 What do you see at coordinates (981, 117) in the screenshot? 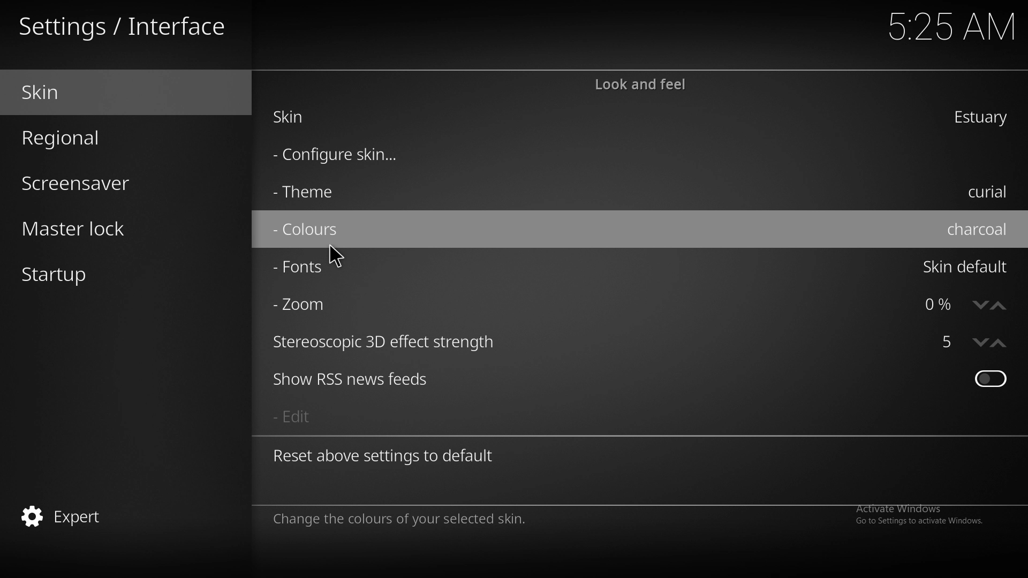
I see `estuary` at bounding box center [981, 117].